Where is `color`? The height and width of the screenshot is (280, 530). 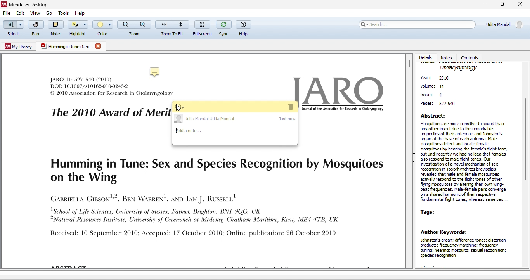
color is located at coordinates (103, 27).